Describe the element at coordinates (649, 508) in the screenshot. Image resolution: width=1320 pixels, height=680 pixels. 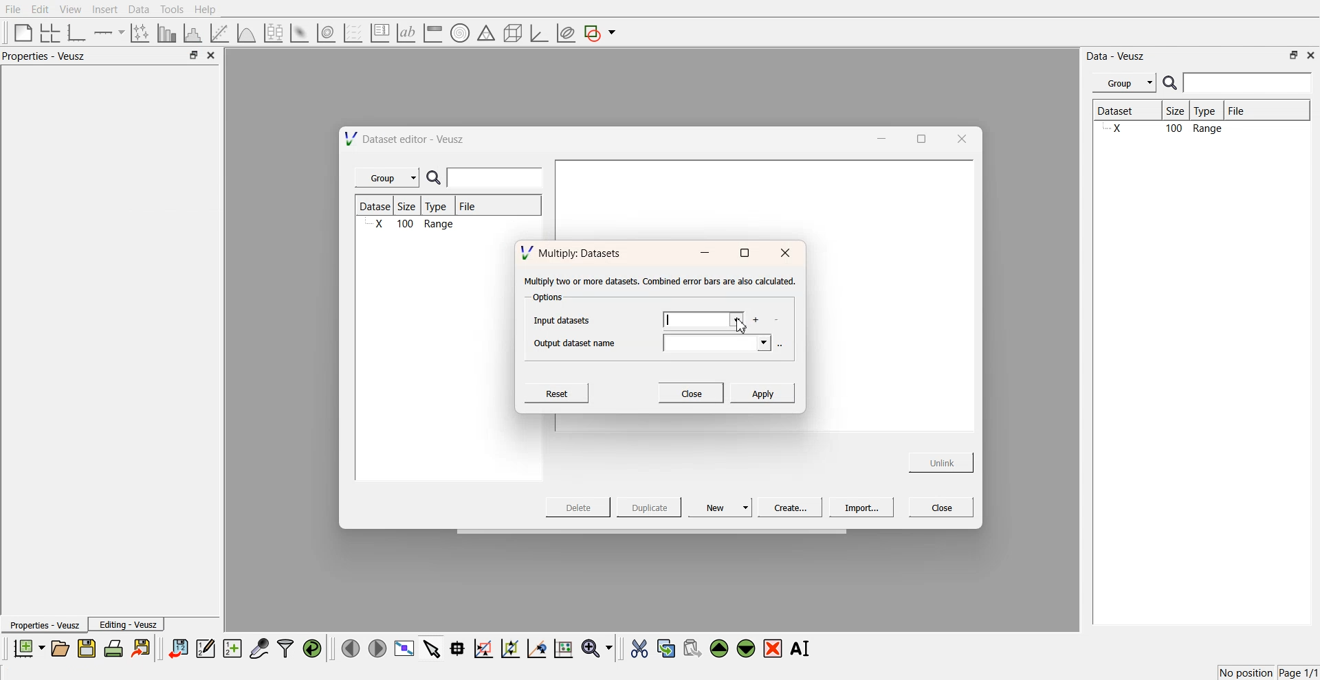
I see `Duplicate` at that location.